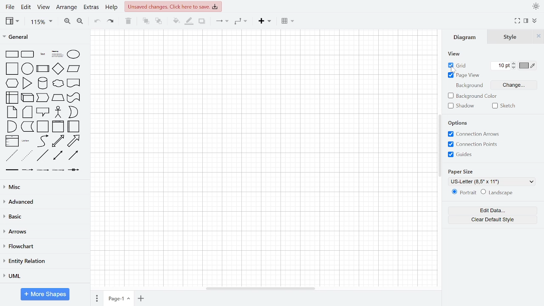 The image size is (544, 306). What do you see at coordinates (535, 21) in the screenshot?
I see `collapse` at bounding box center [535, 21].